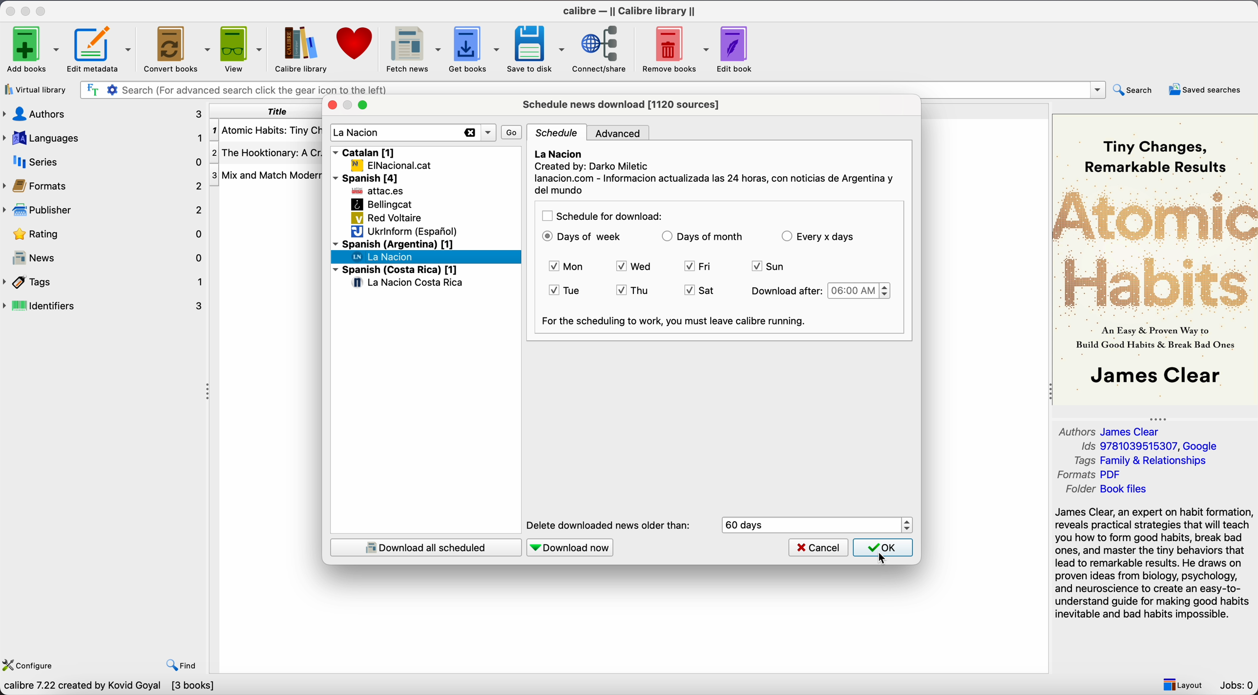  What do you see at coordinates (10, 9) in the screenshot?
I see `close program` at bounding box center [10, 9].